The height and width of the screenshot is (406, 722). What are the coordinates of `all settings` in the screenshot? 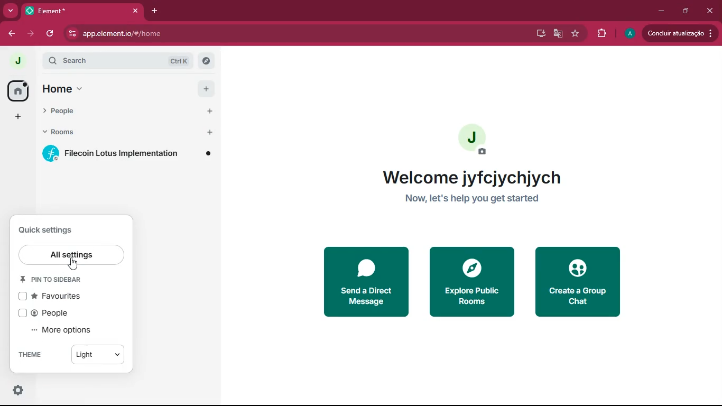 It's located at (71, 255).